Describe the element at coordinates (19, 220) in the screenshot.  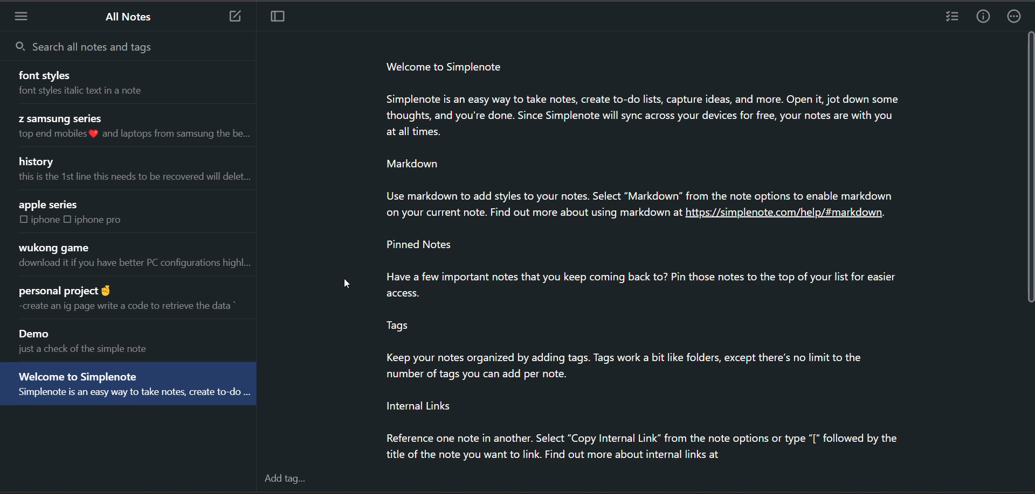
I see `checkbox` at that location.